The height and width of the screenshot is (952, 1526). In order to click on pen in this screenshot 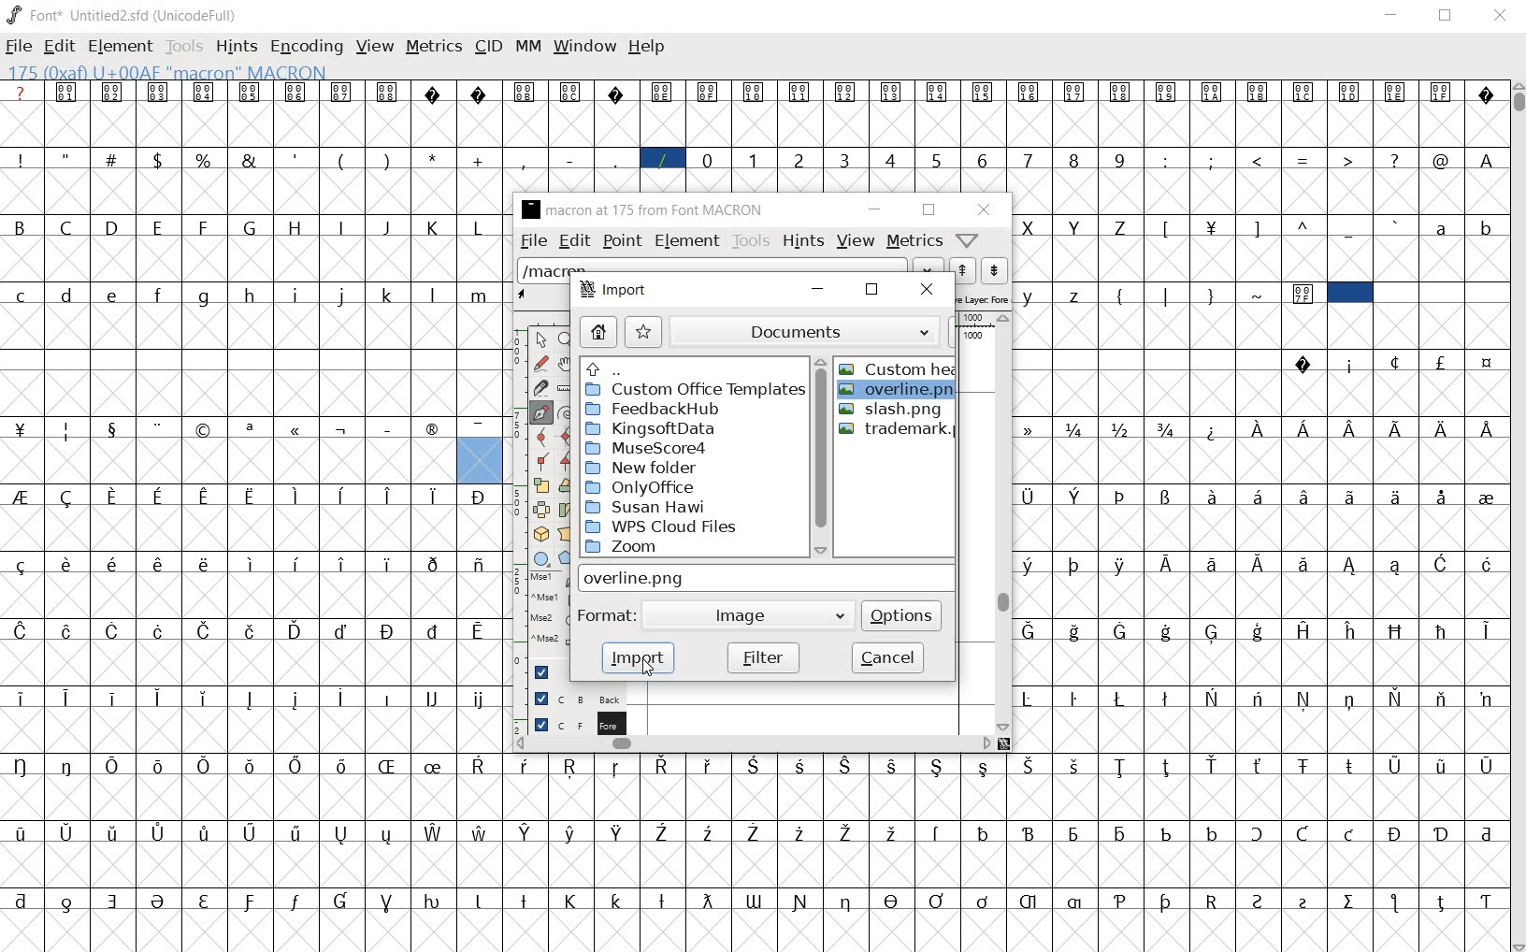, I will do `click(540, 412)`.